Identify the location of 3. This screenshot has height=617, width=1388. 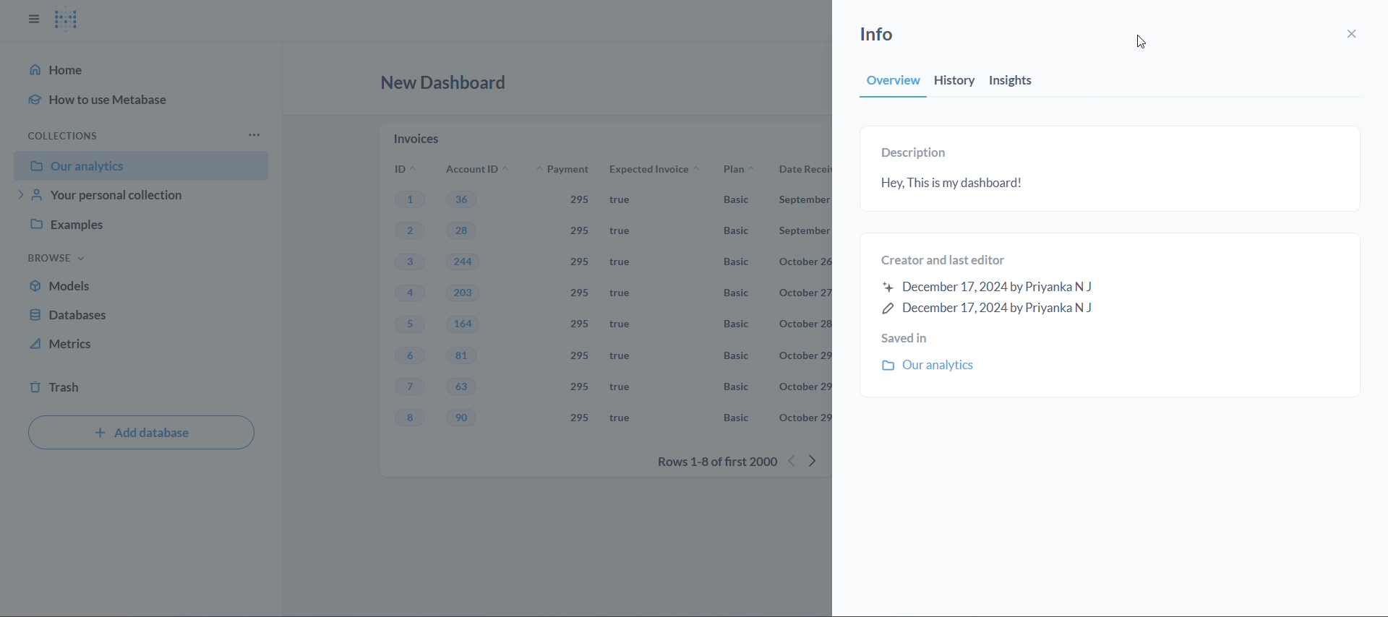
(407, 263).